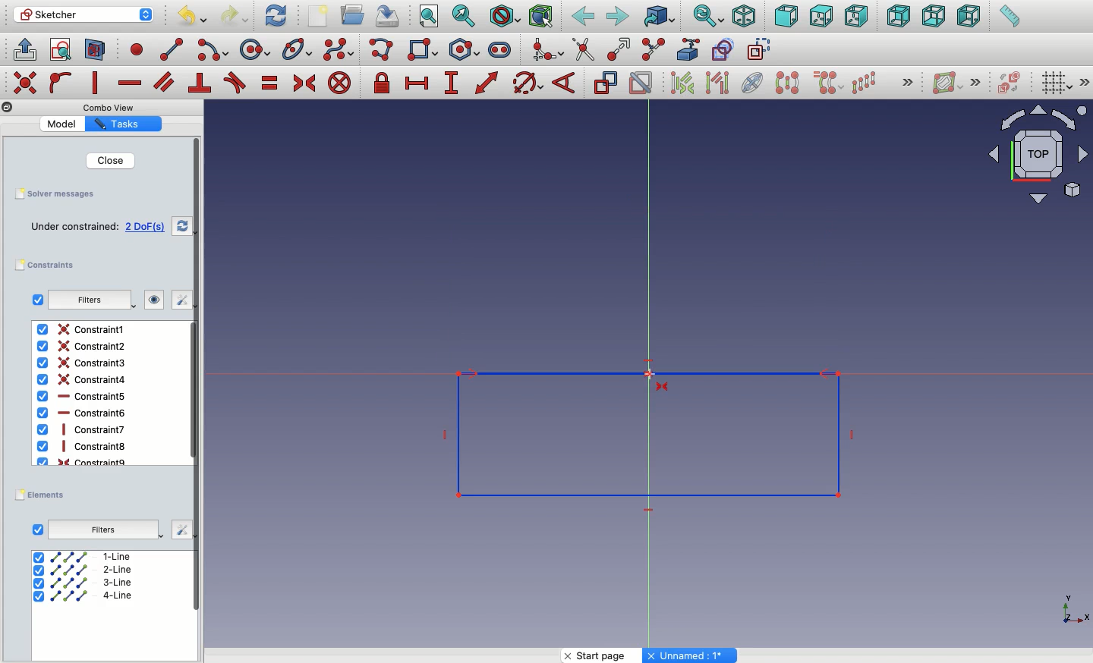  I want to click on Split edge, so click(653, 50).